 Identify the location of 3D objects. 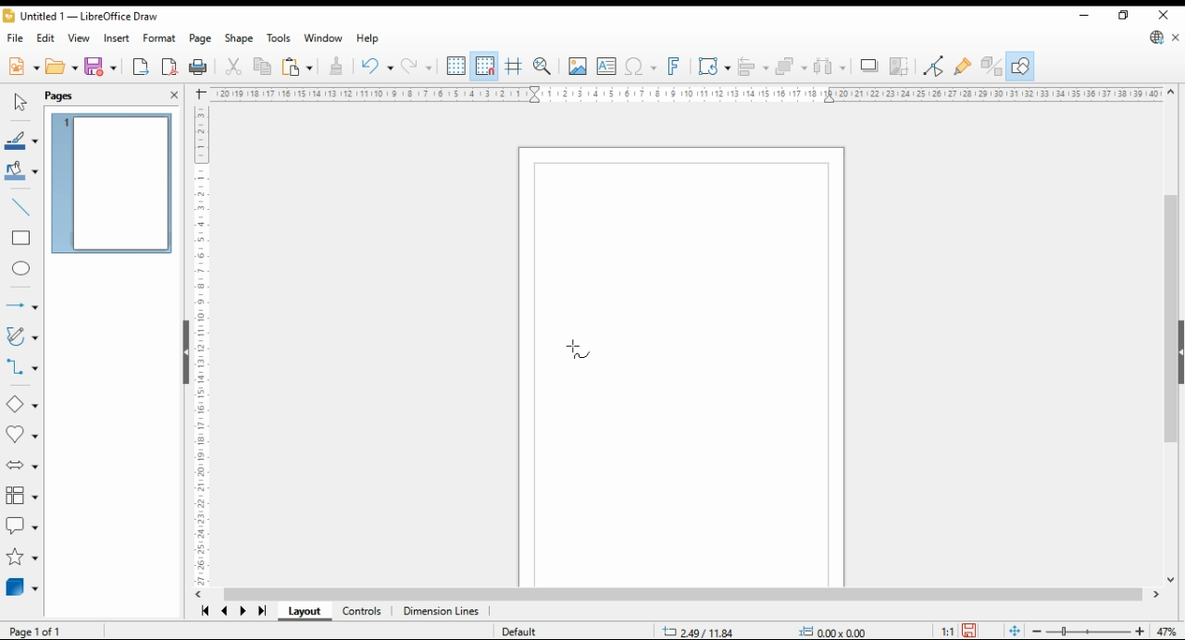
(21, 589).